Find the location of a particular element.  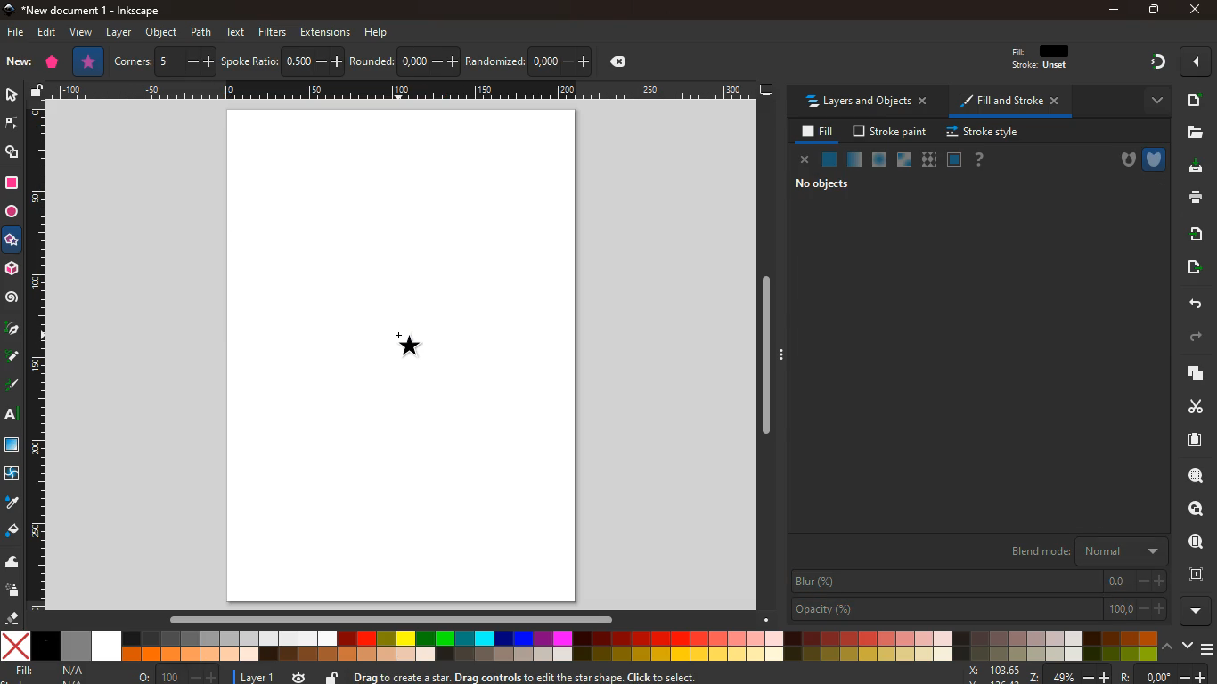

up is located at coordinates (1167, 646).